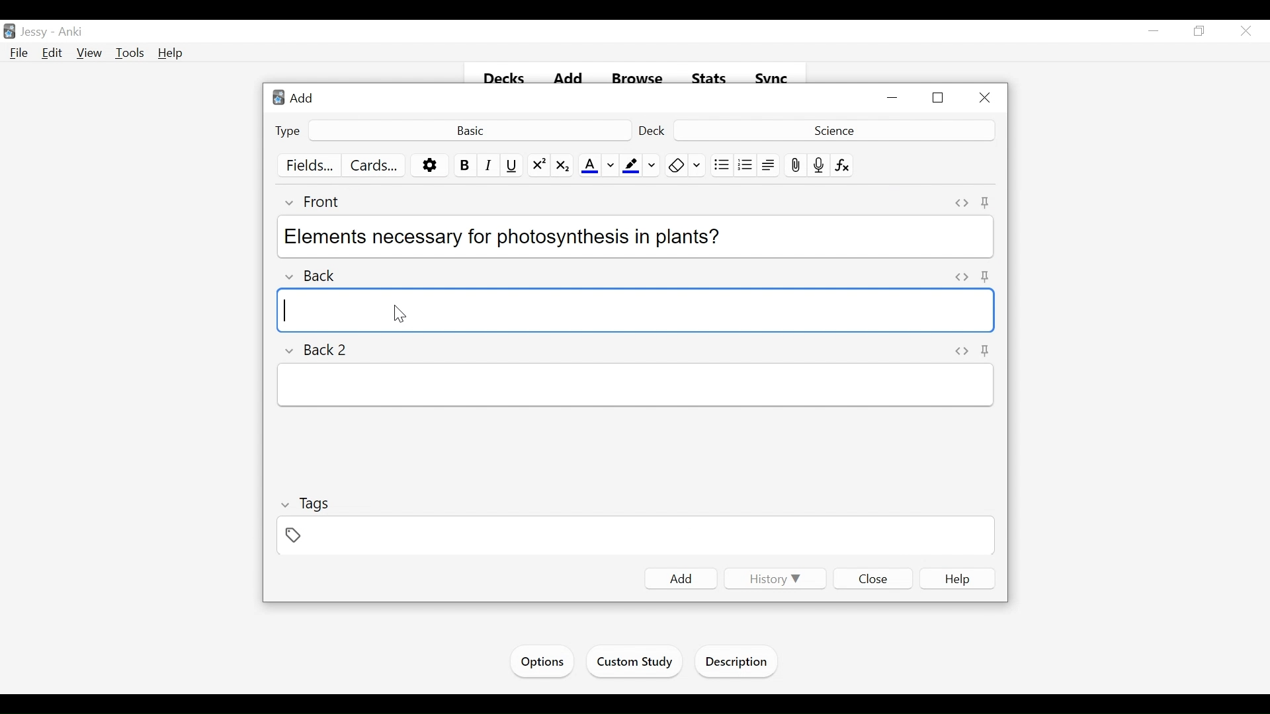  Describe the element at coordinates (769, 165) in the screenshot. I see `Alignment` at that location.